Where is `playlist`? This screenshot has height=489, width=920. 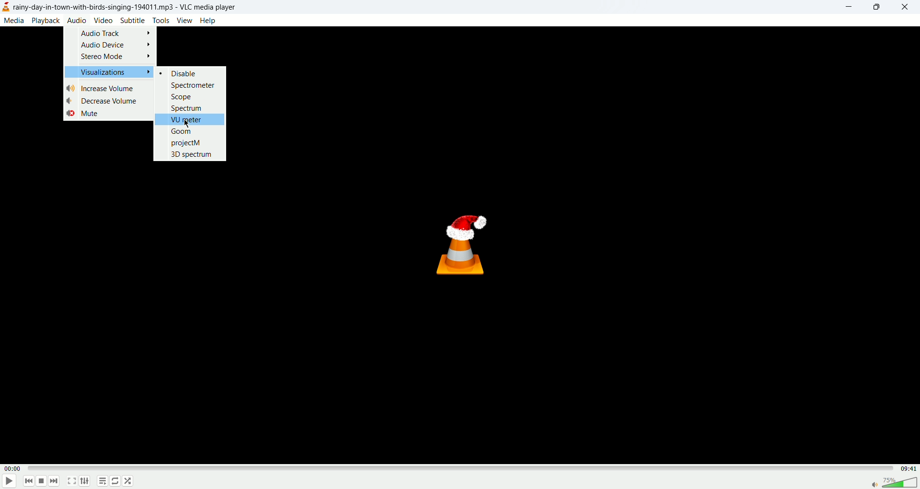 playlist is located at coordinates (103, 482).